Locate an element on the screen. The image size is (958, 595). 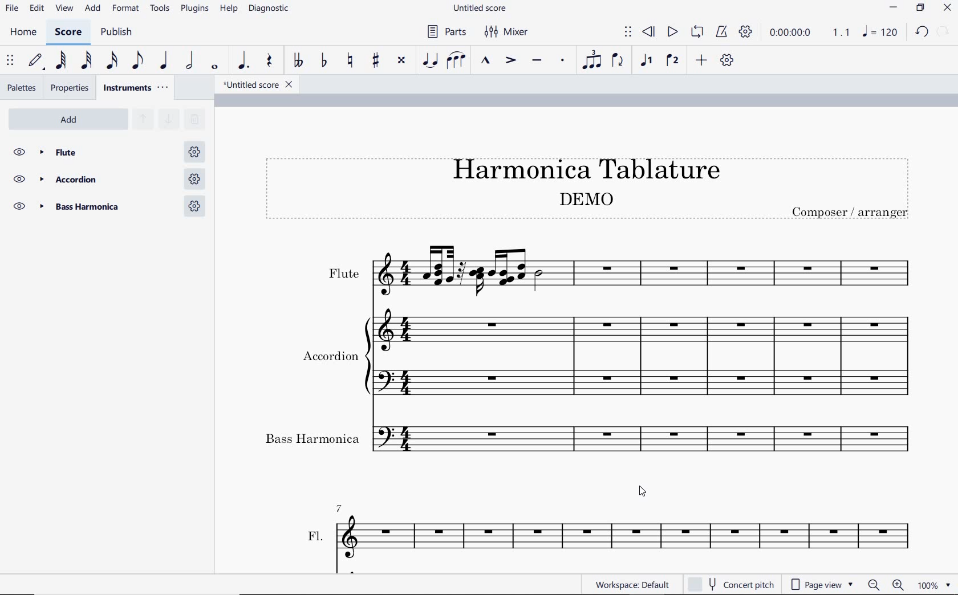
marcato is located at coordinates (485, 62).